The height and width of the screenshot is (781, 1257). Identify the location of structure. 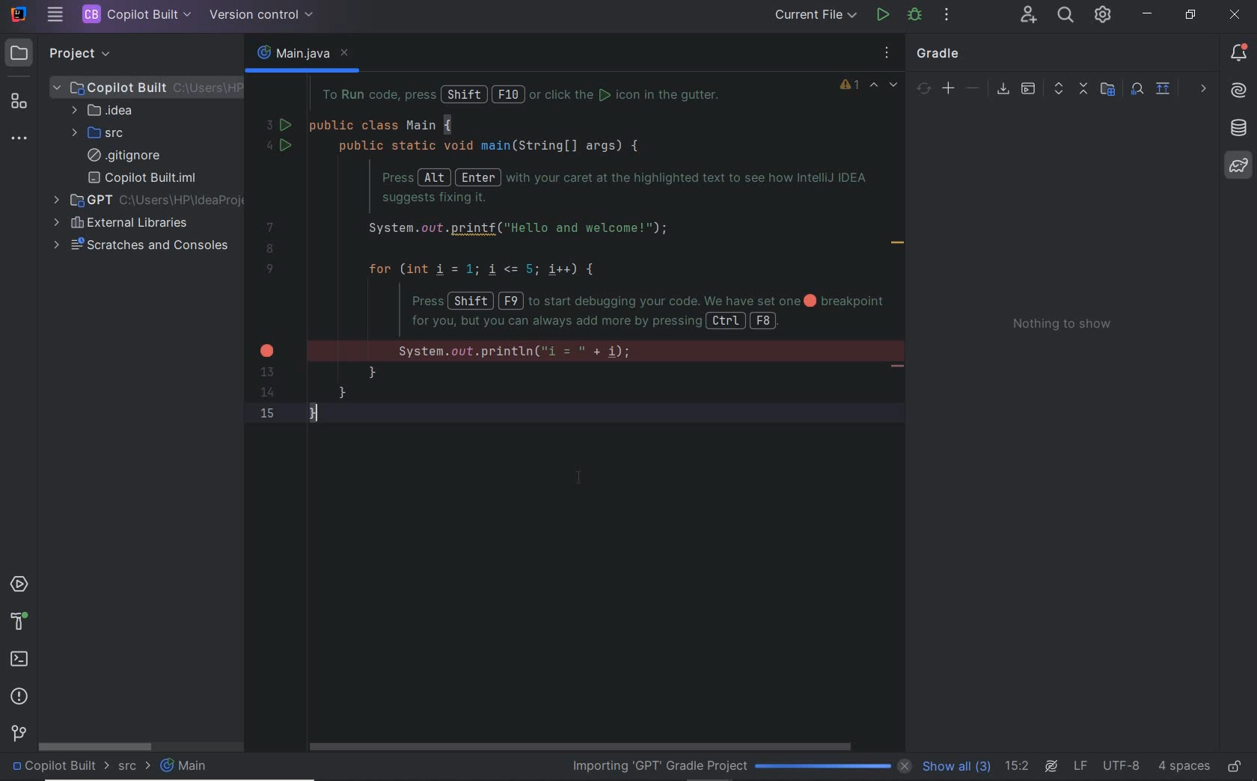
(21, 104).